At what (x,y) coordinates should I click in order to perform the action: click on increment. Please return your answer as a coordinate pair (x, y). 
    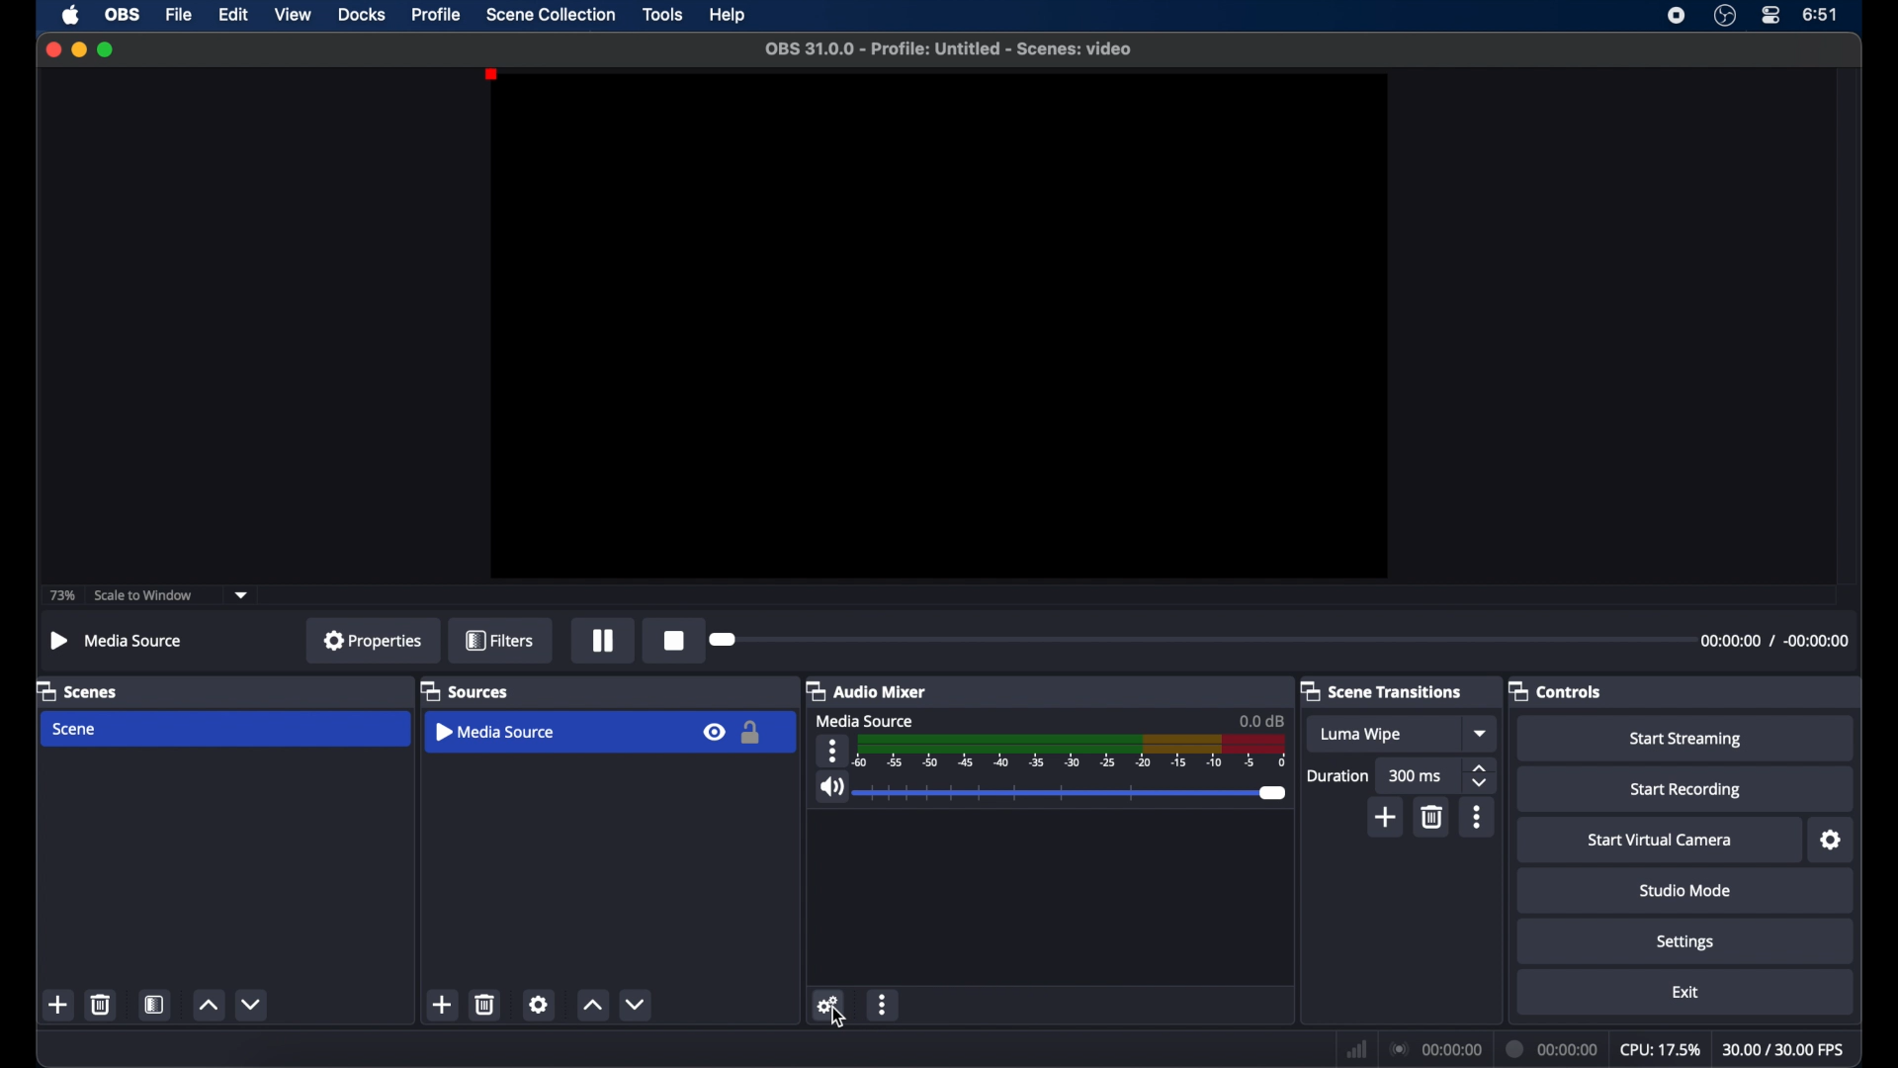
    Looking at the image, I should click on (208, 1004).